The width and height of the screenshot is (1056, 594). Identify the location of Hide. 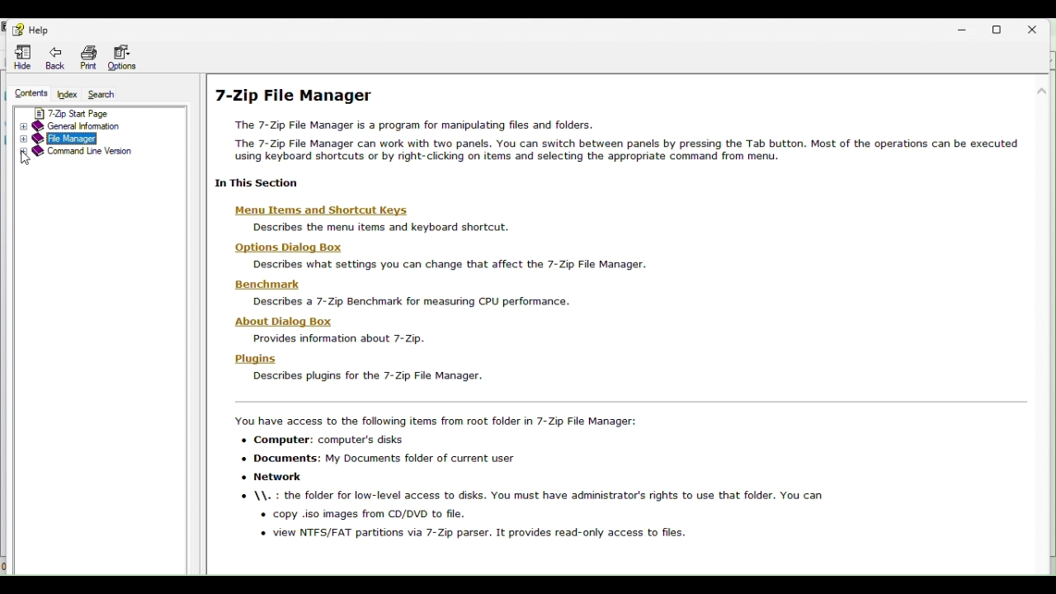
(19, 58).